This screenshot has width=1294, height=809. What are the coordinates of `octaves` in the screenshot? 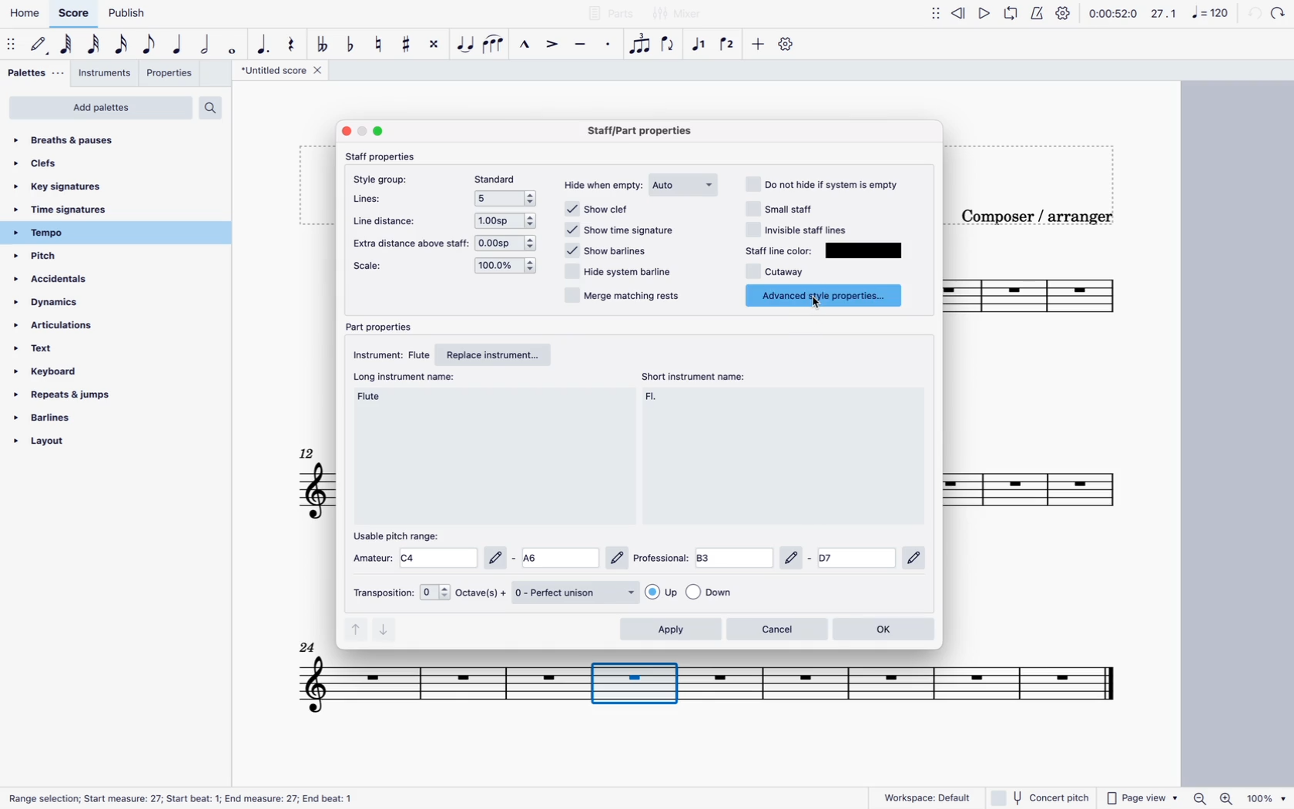 It's located at (464, 593).